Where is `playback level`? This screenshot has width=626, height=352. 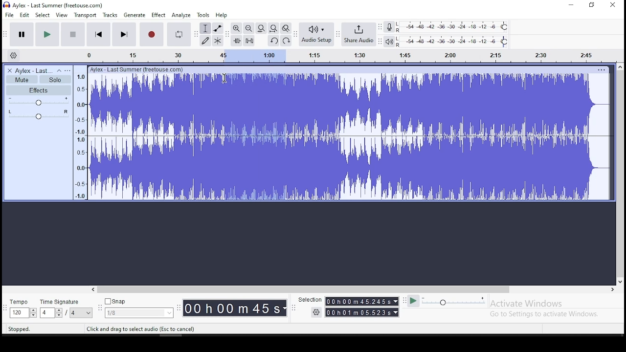
playback level is located at coordinates (457, 41).